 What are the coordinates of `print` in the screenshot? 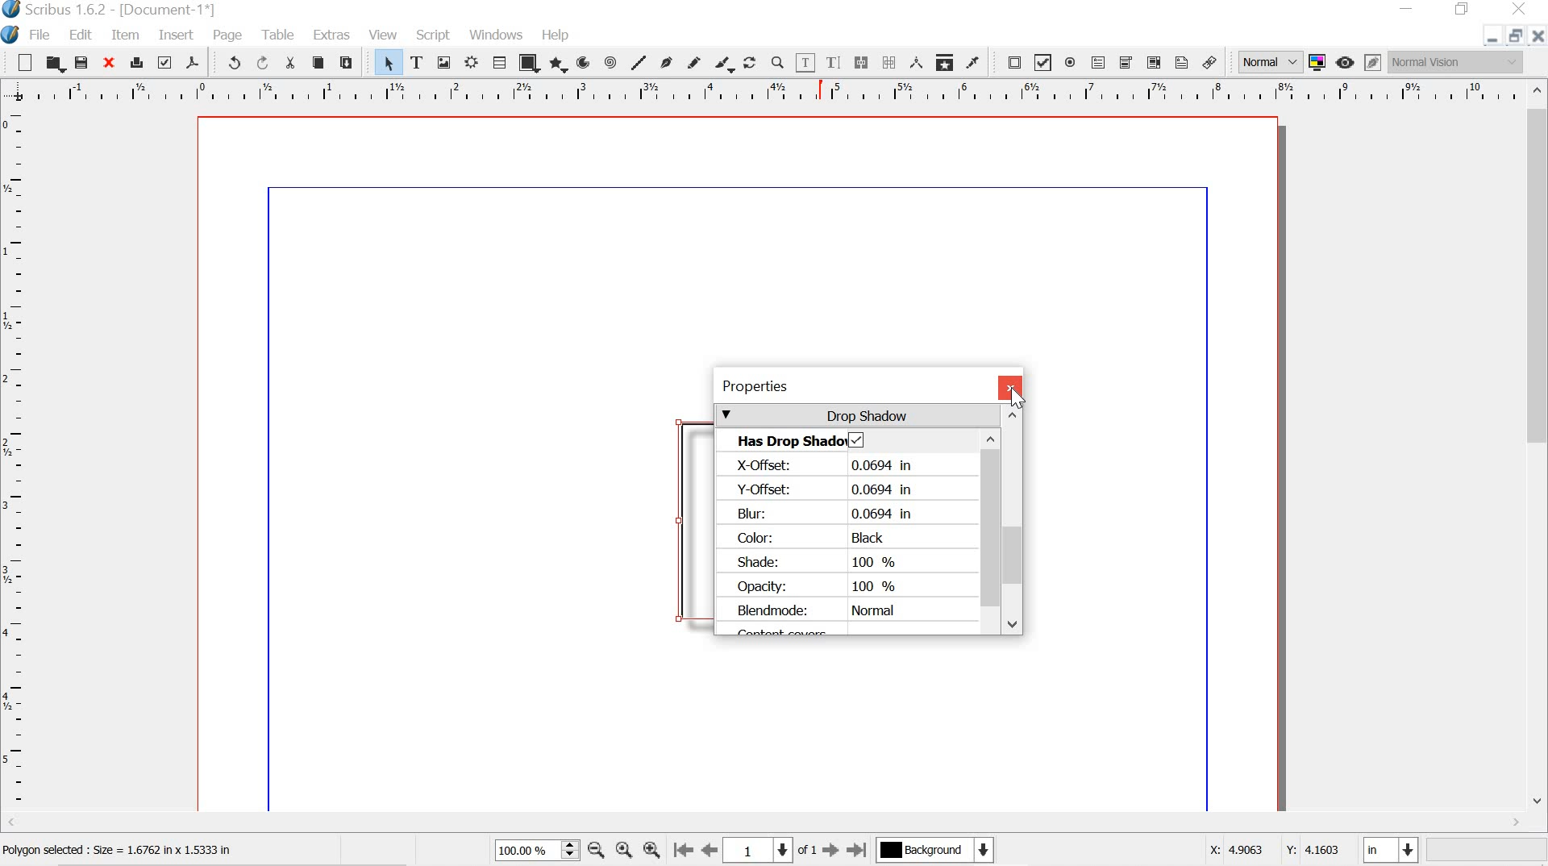 It's located at (136, 60).